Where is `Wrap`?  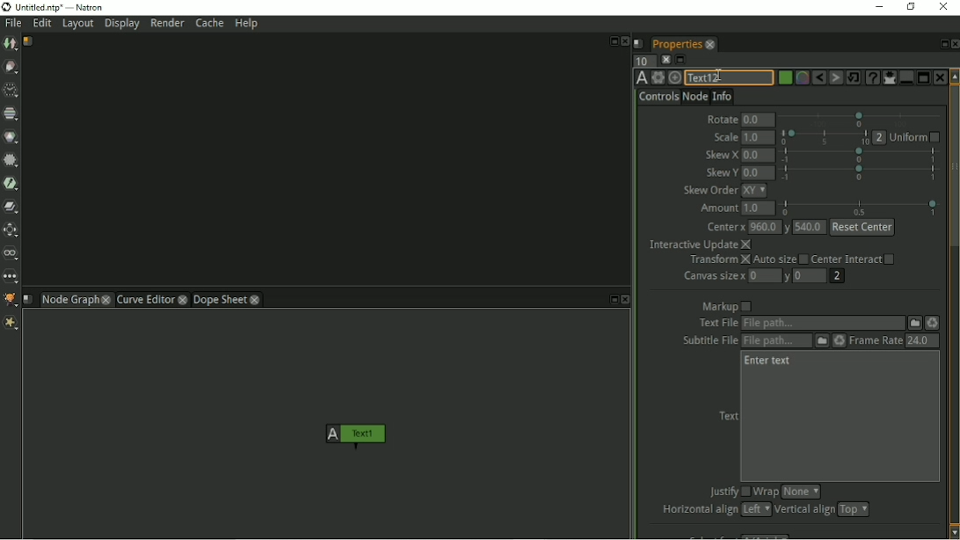 Wrap is located at coordinates (766, 492).